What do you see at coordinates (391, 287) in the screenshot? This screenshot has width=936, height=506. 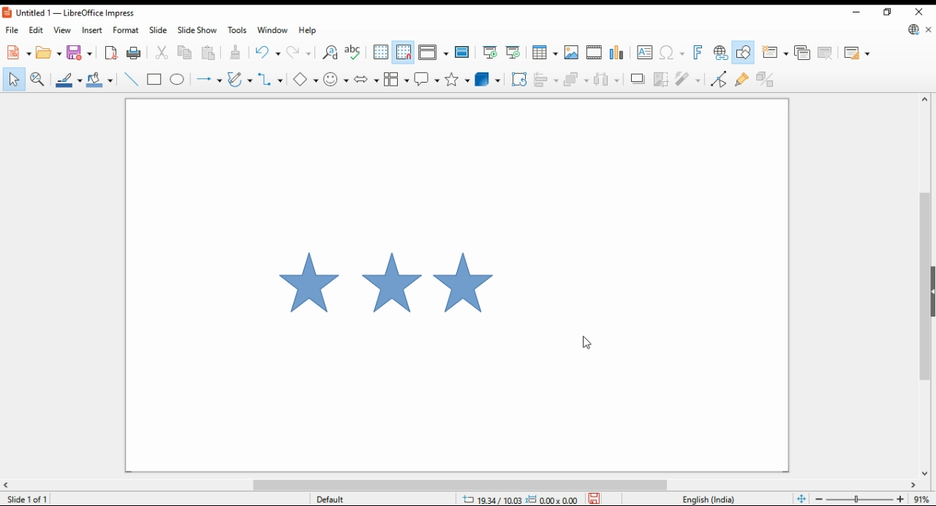 I see `shape 2` at bounding box center [391, 287].